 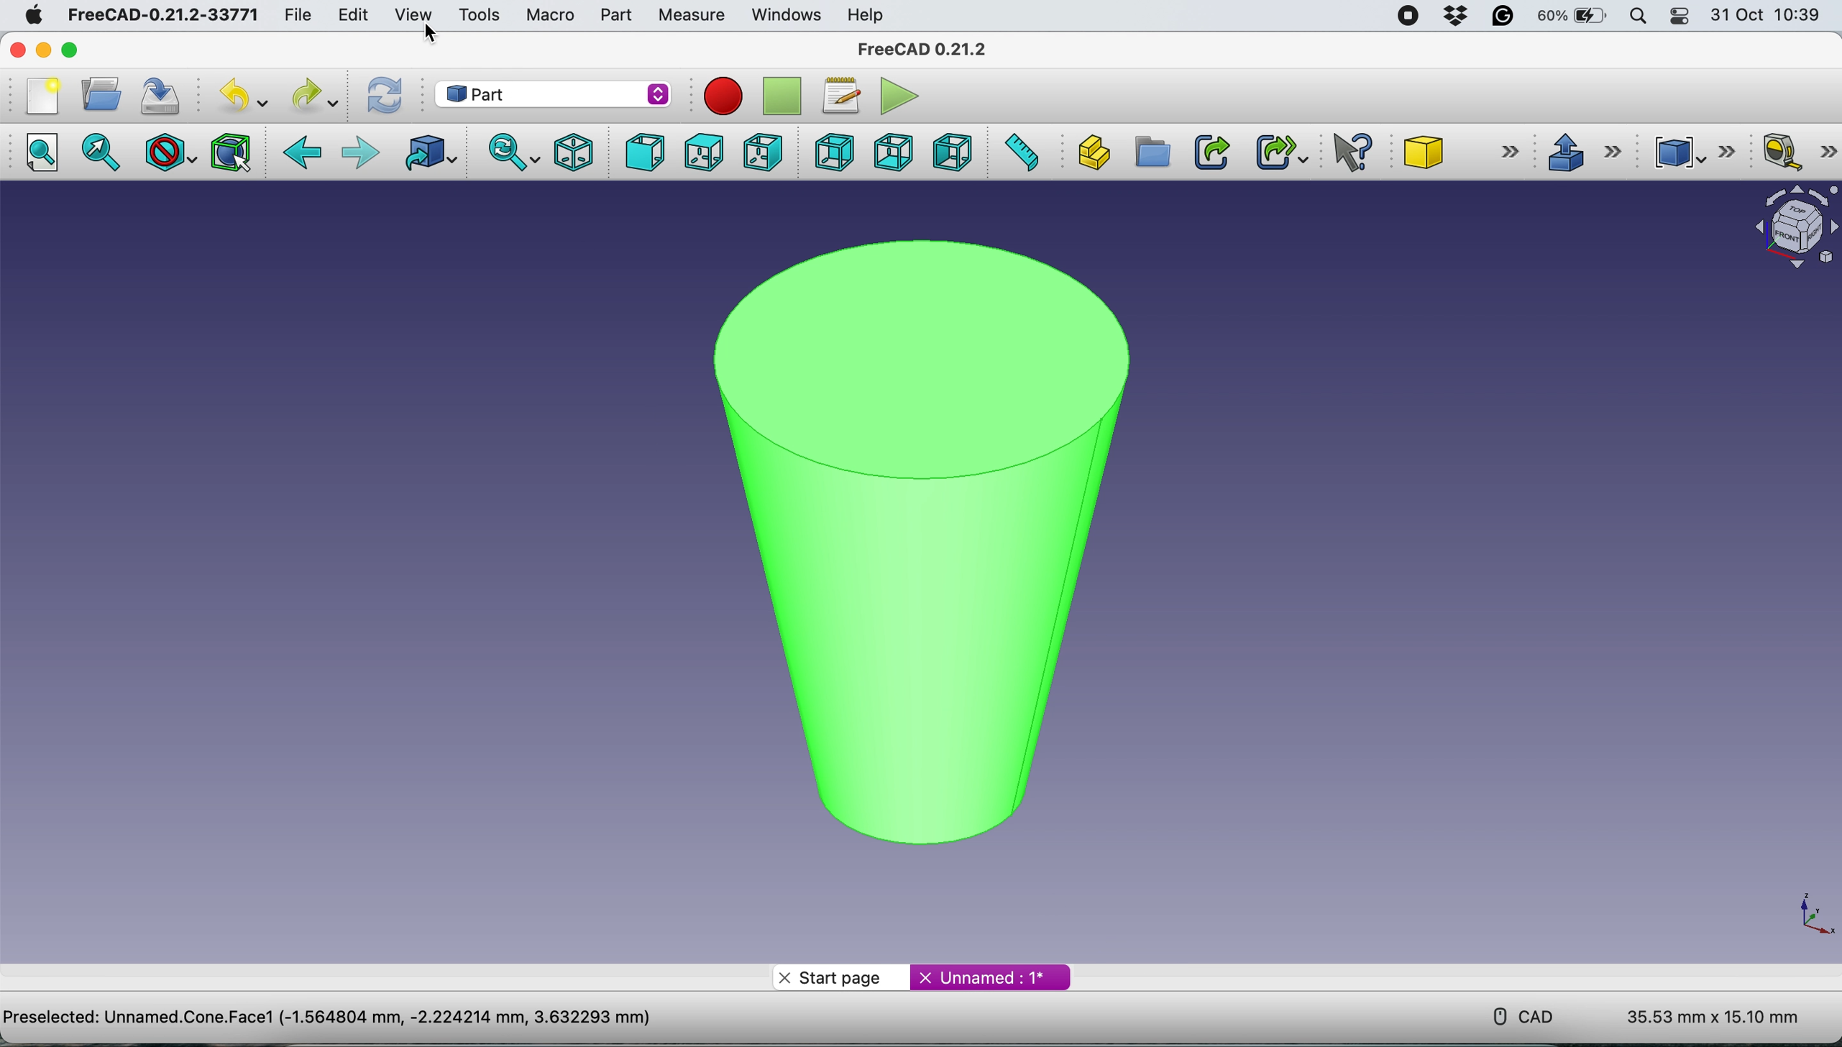 I want to click on view, so click(x=413, y=14).